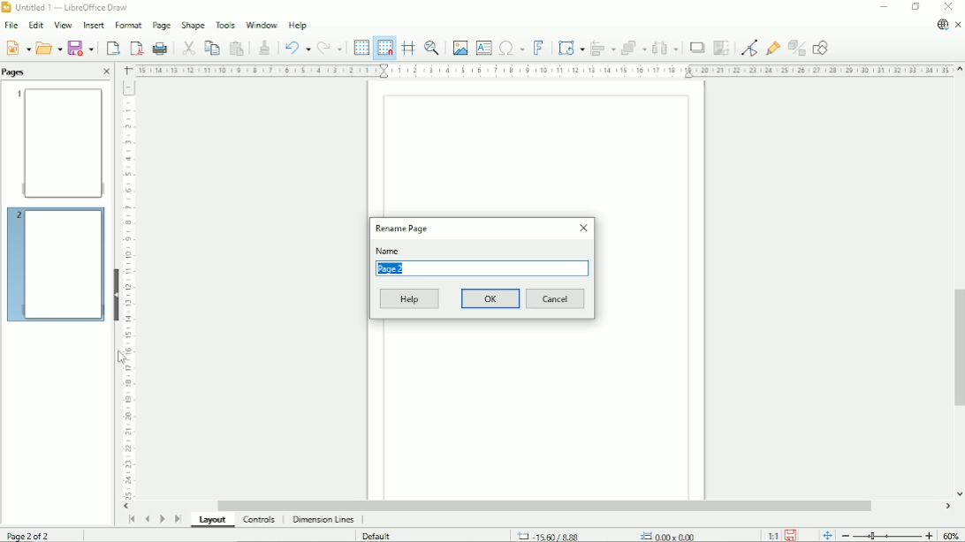 Image resolution: width=965 pixels, height=542 pixels. I want to click on Page 2 of 2, so click(32, 534).